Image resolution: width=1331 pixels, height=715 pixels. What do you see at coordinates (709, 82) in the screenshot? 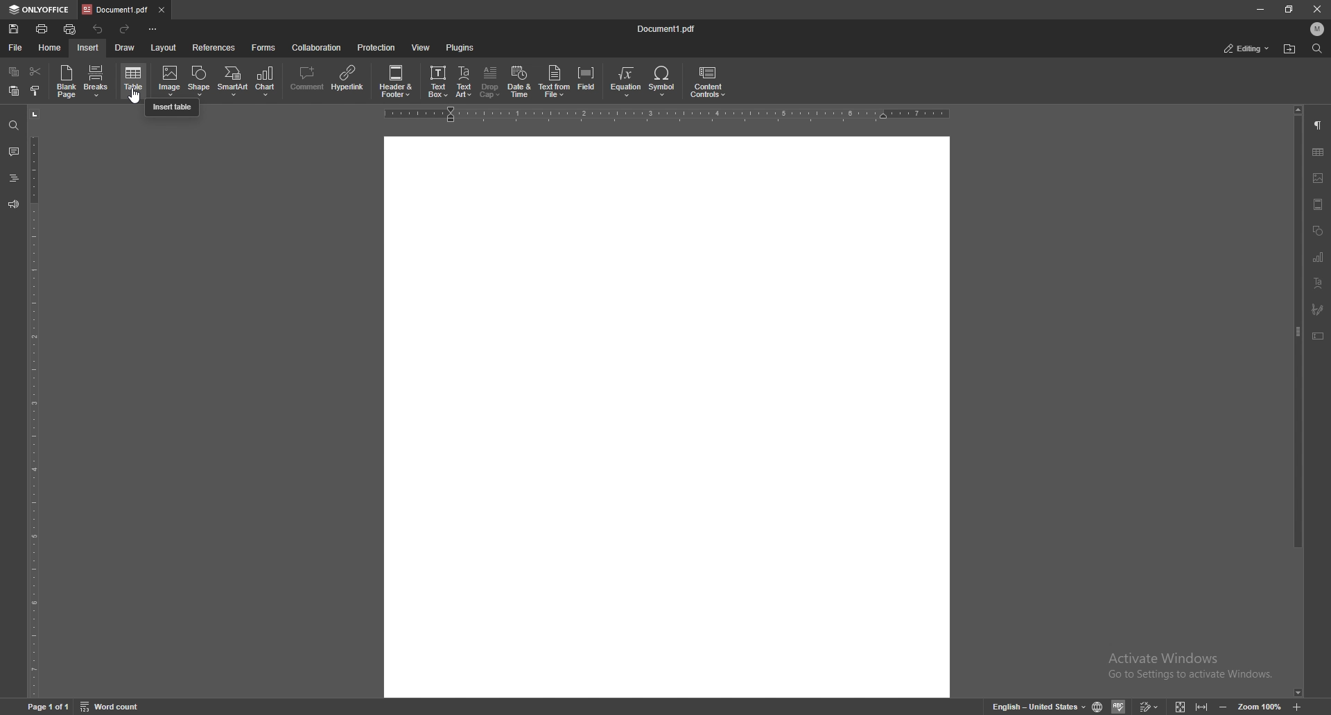
I see `content controls` at bounding box center [709, 82].